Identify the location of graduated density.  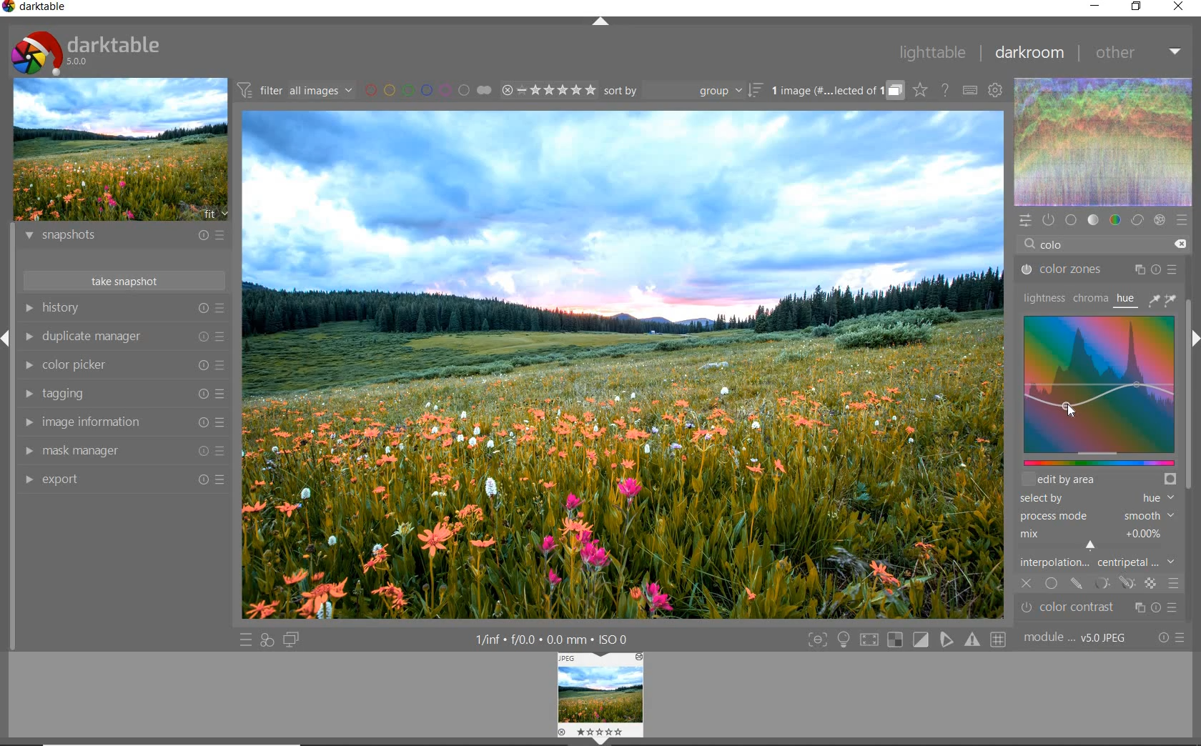
(1097, 609).